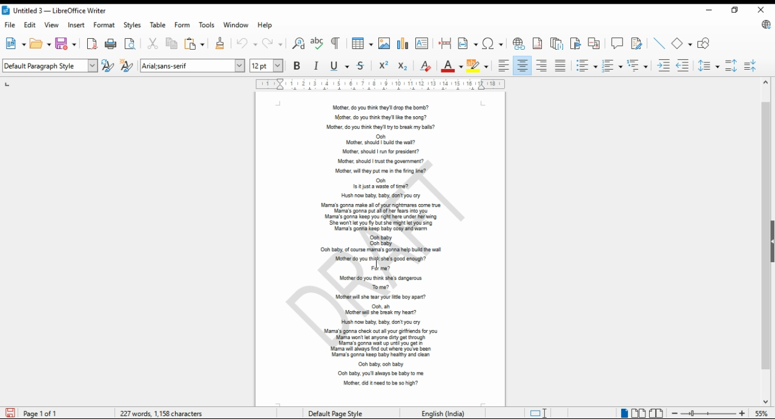 The width and height of the screenshot is (775, 419). What do you see at coordinates (173, 44) in the screenshot?
I see `copy` at bounding box center [173, 44].